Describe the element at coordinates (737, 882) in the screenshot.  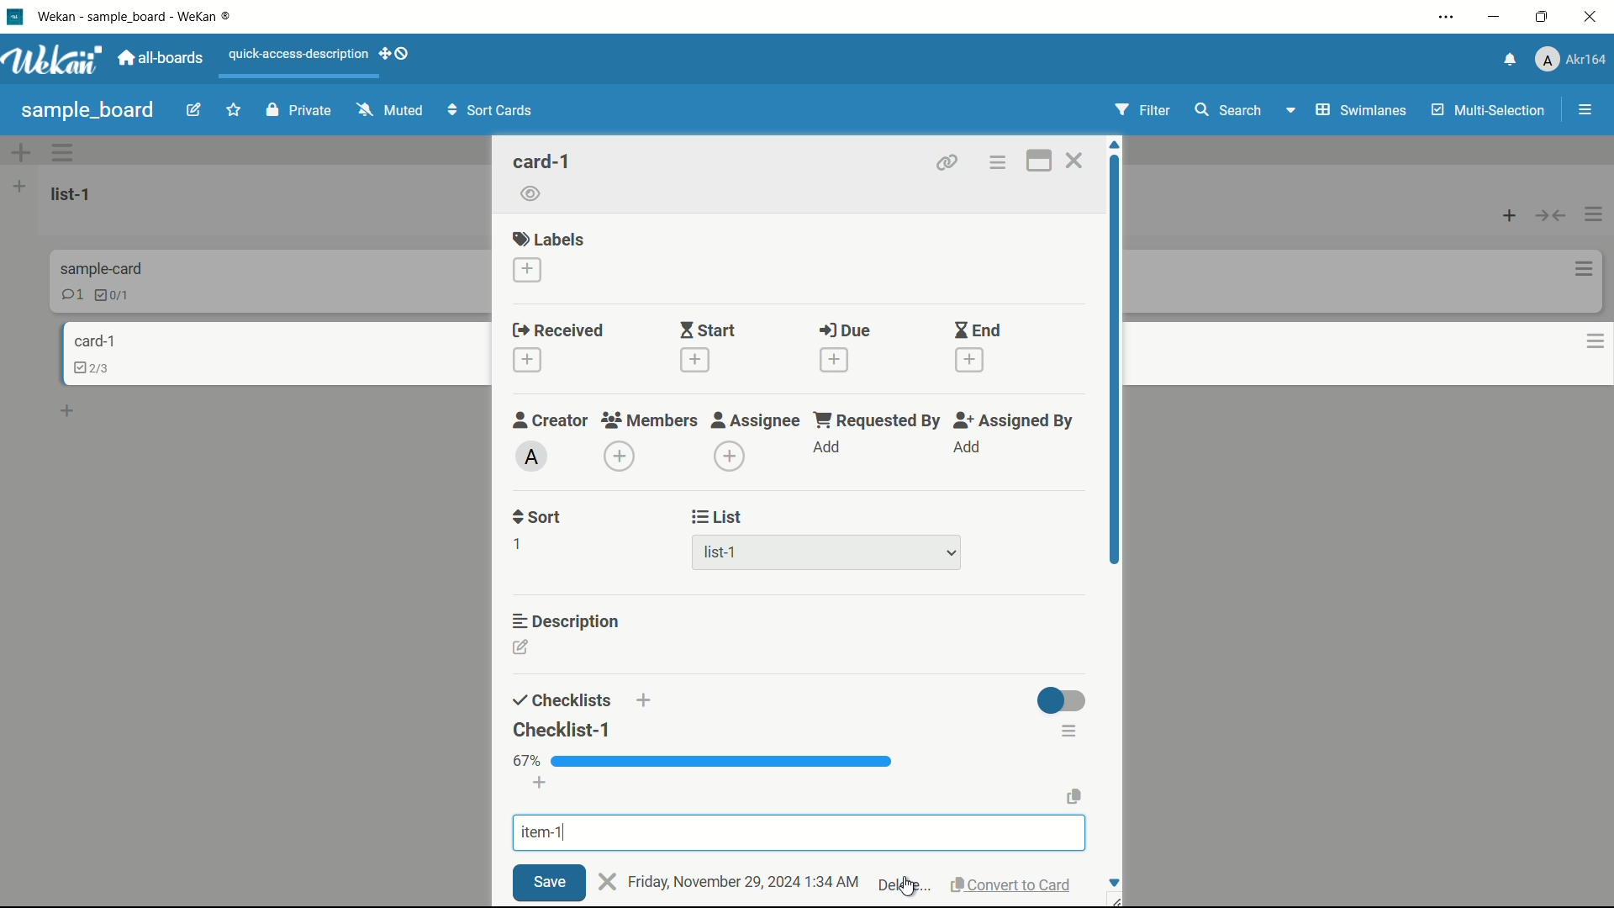
I see `November 29, 2024` at that location.